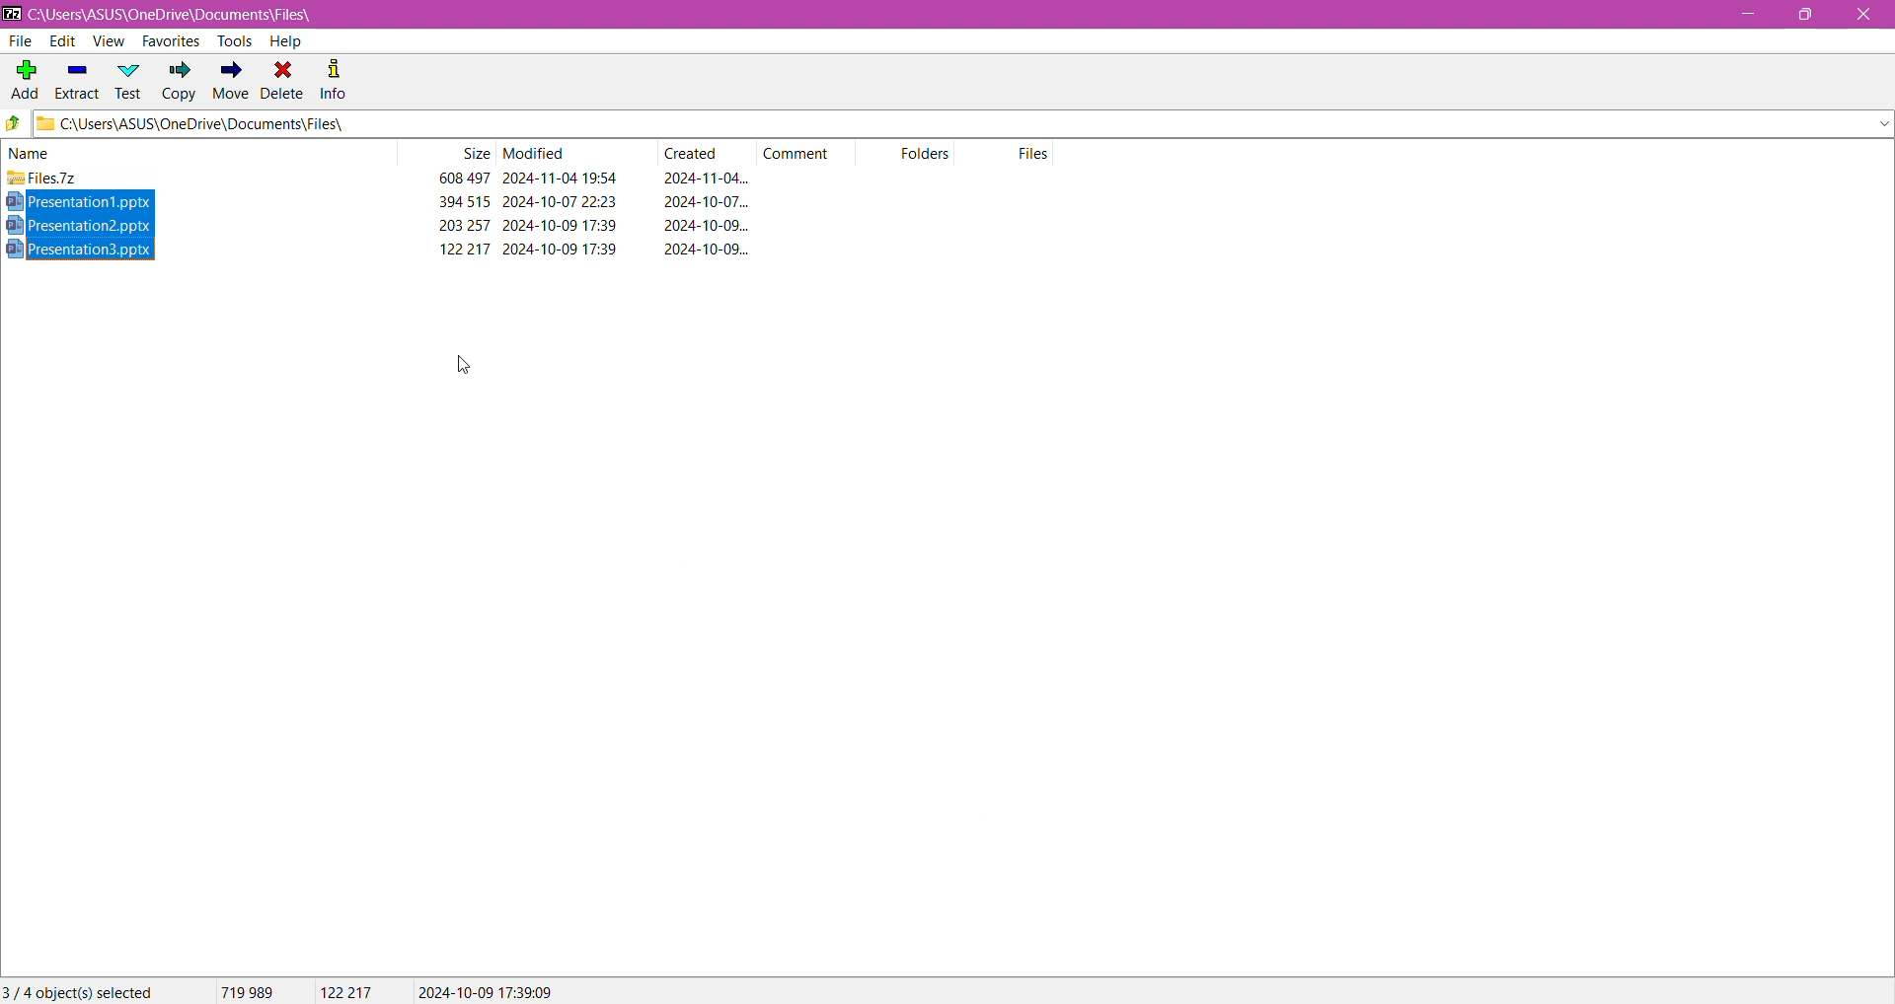  Describe the element at coordinates (108, 41) in the screenshot. I see `View` at that location.